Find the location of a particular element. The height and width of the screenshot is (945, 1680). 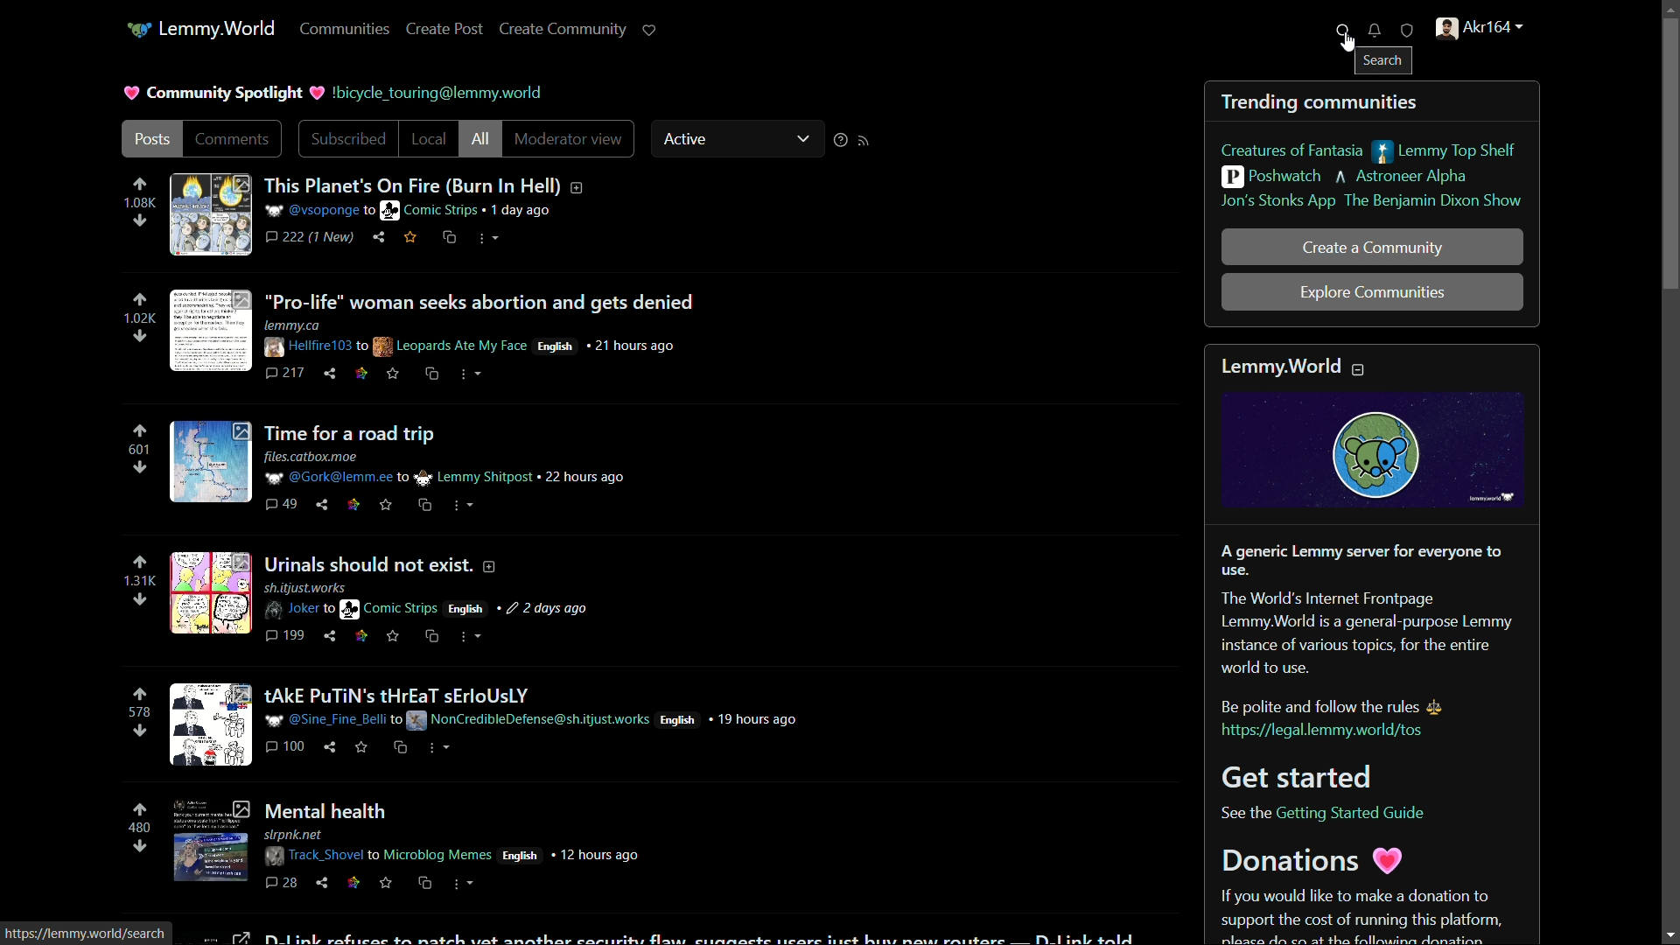

search pop up is located at coordinates (1387, 60).